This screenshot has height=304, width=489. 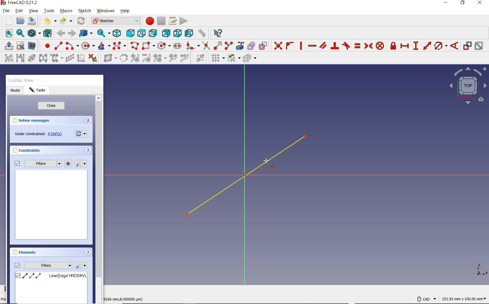 What do you see at coordinates (266, 162) in the screenshot?
I see `horizontal constraint on shape` at bounding box center [266, 162].